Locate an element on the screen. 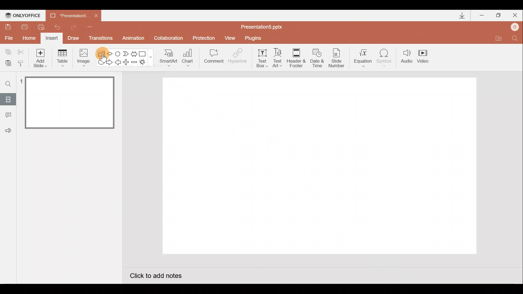 This screenshot has width=523, height=294. Flowchart-connector is located at coordinates (118, 53).